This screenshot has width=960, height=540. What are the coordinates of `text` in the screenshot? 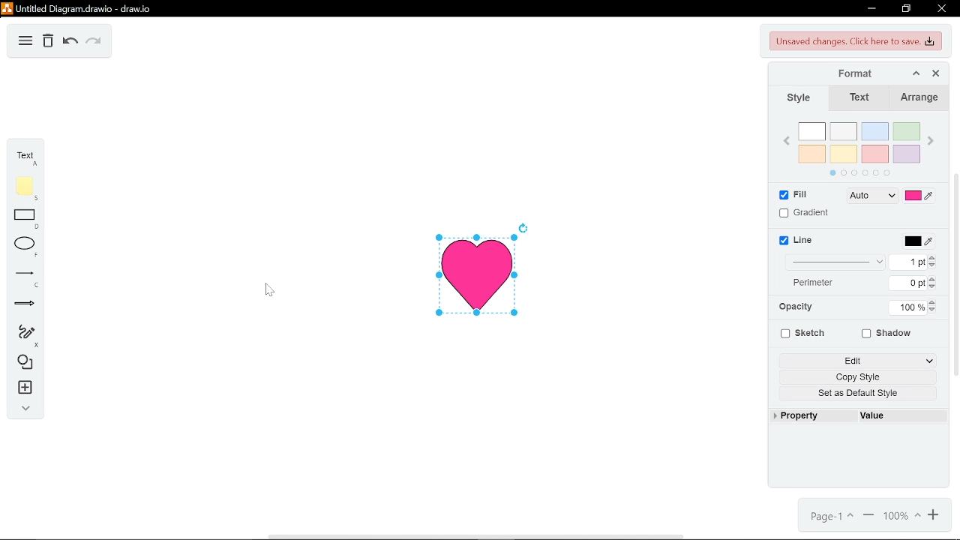 It's located at (859, 99).